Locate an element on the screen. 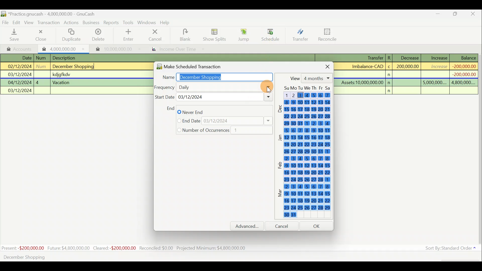 This screenshot has height=271, width=482. Calendar is located at coordinates (306, 153).